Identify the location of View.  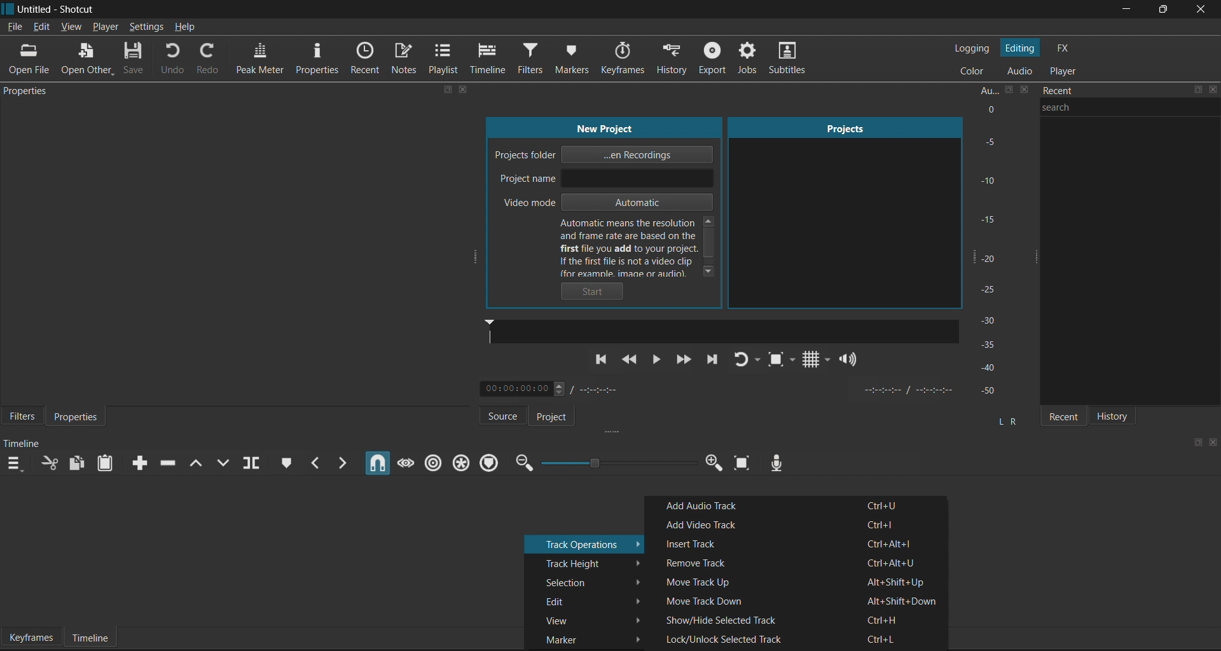
(586, 617).